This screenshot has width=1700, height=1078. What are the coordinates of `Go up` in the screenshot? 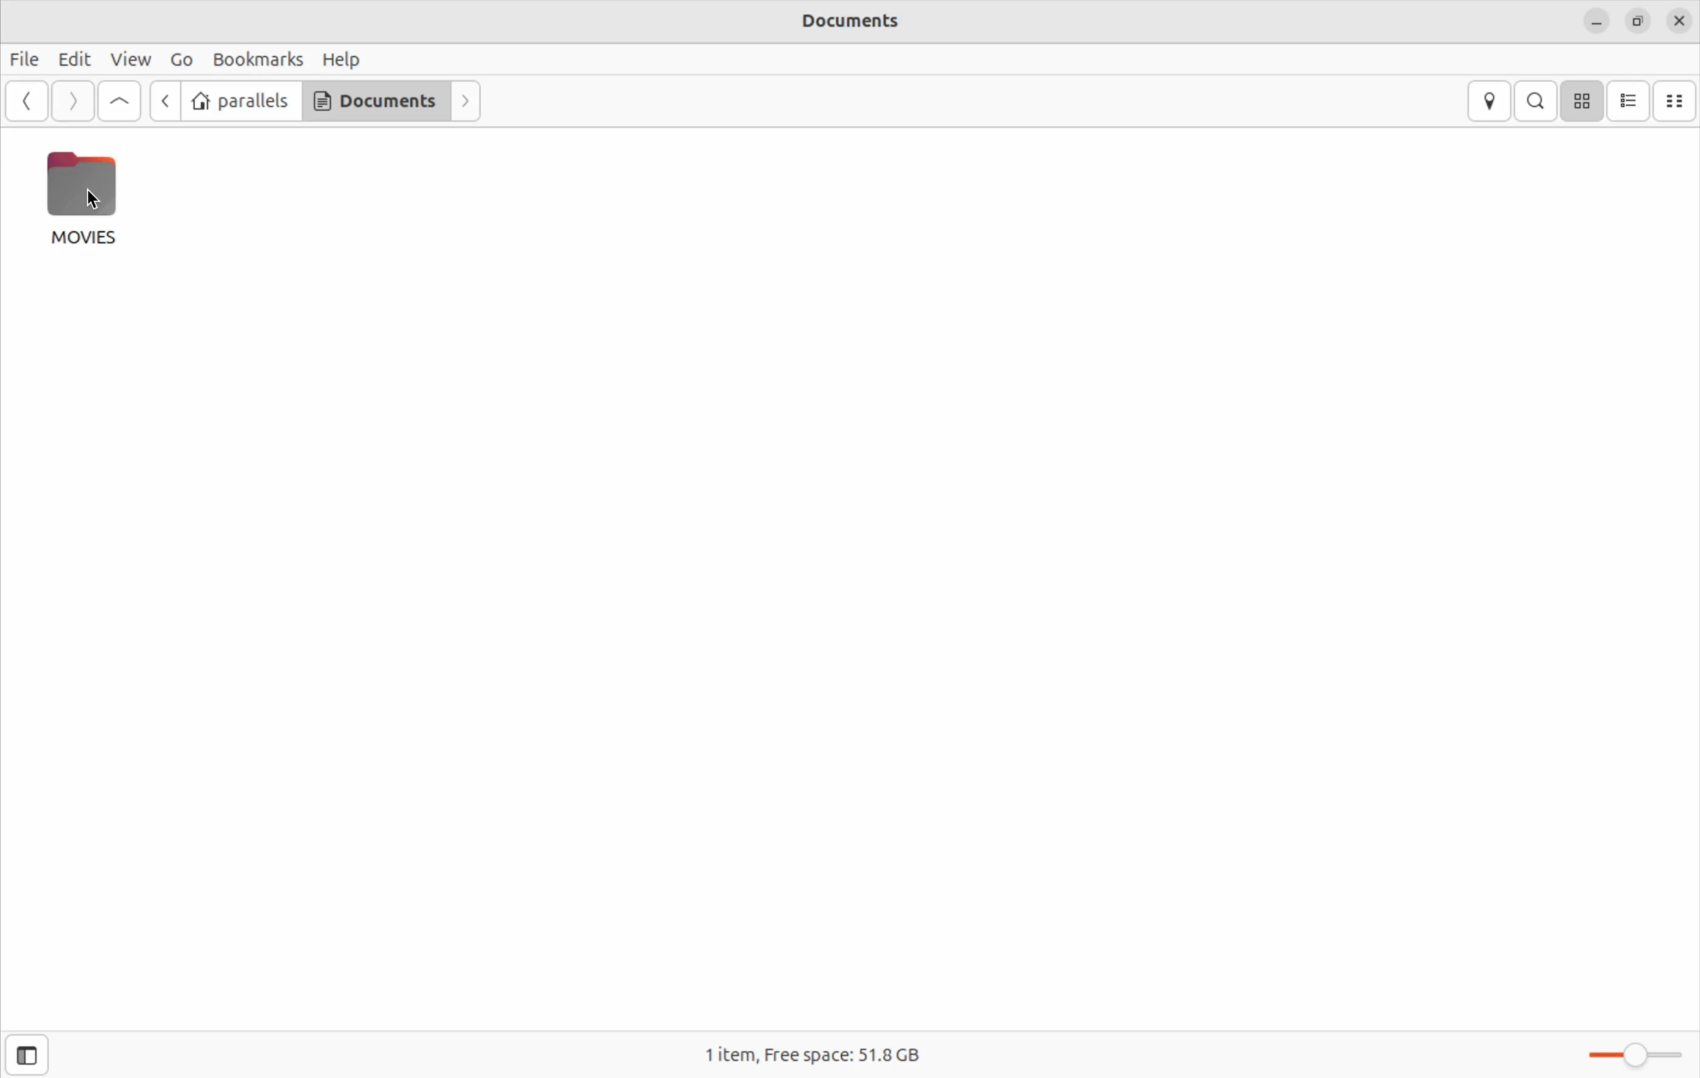 It's located at (119, 102).